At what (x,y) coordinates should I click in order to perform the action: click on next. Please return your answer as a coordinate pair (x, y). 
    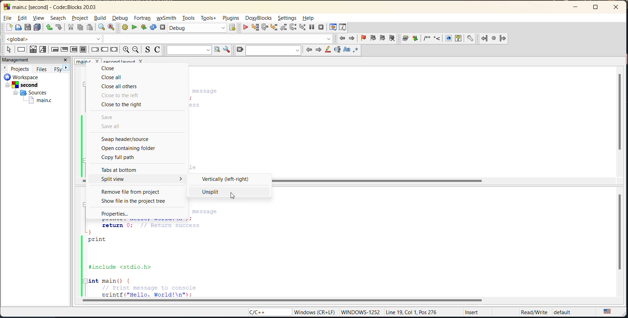
    Looking at the image, I should click on (66, 67).